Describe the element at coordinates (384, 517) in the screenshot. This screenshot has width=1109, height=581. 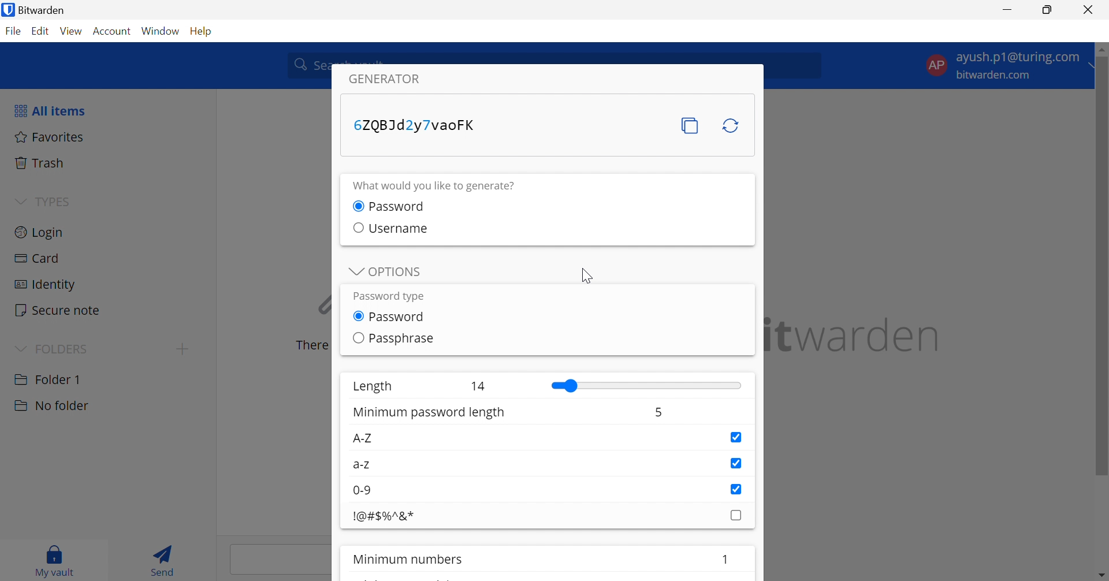
I see `!@#$%^&*` at that location.